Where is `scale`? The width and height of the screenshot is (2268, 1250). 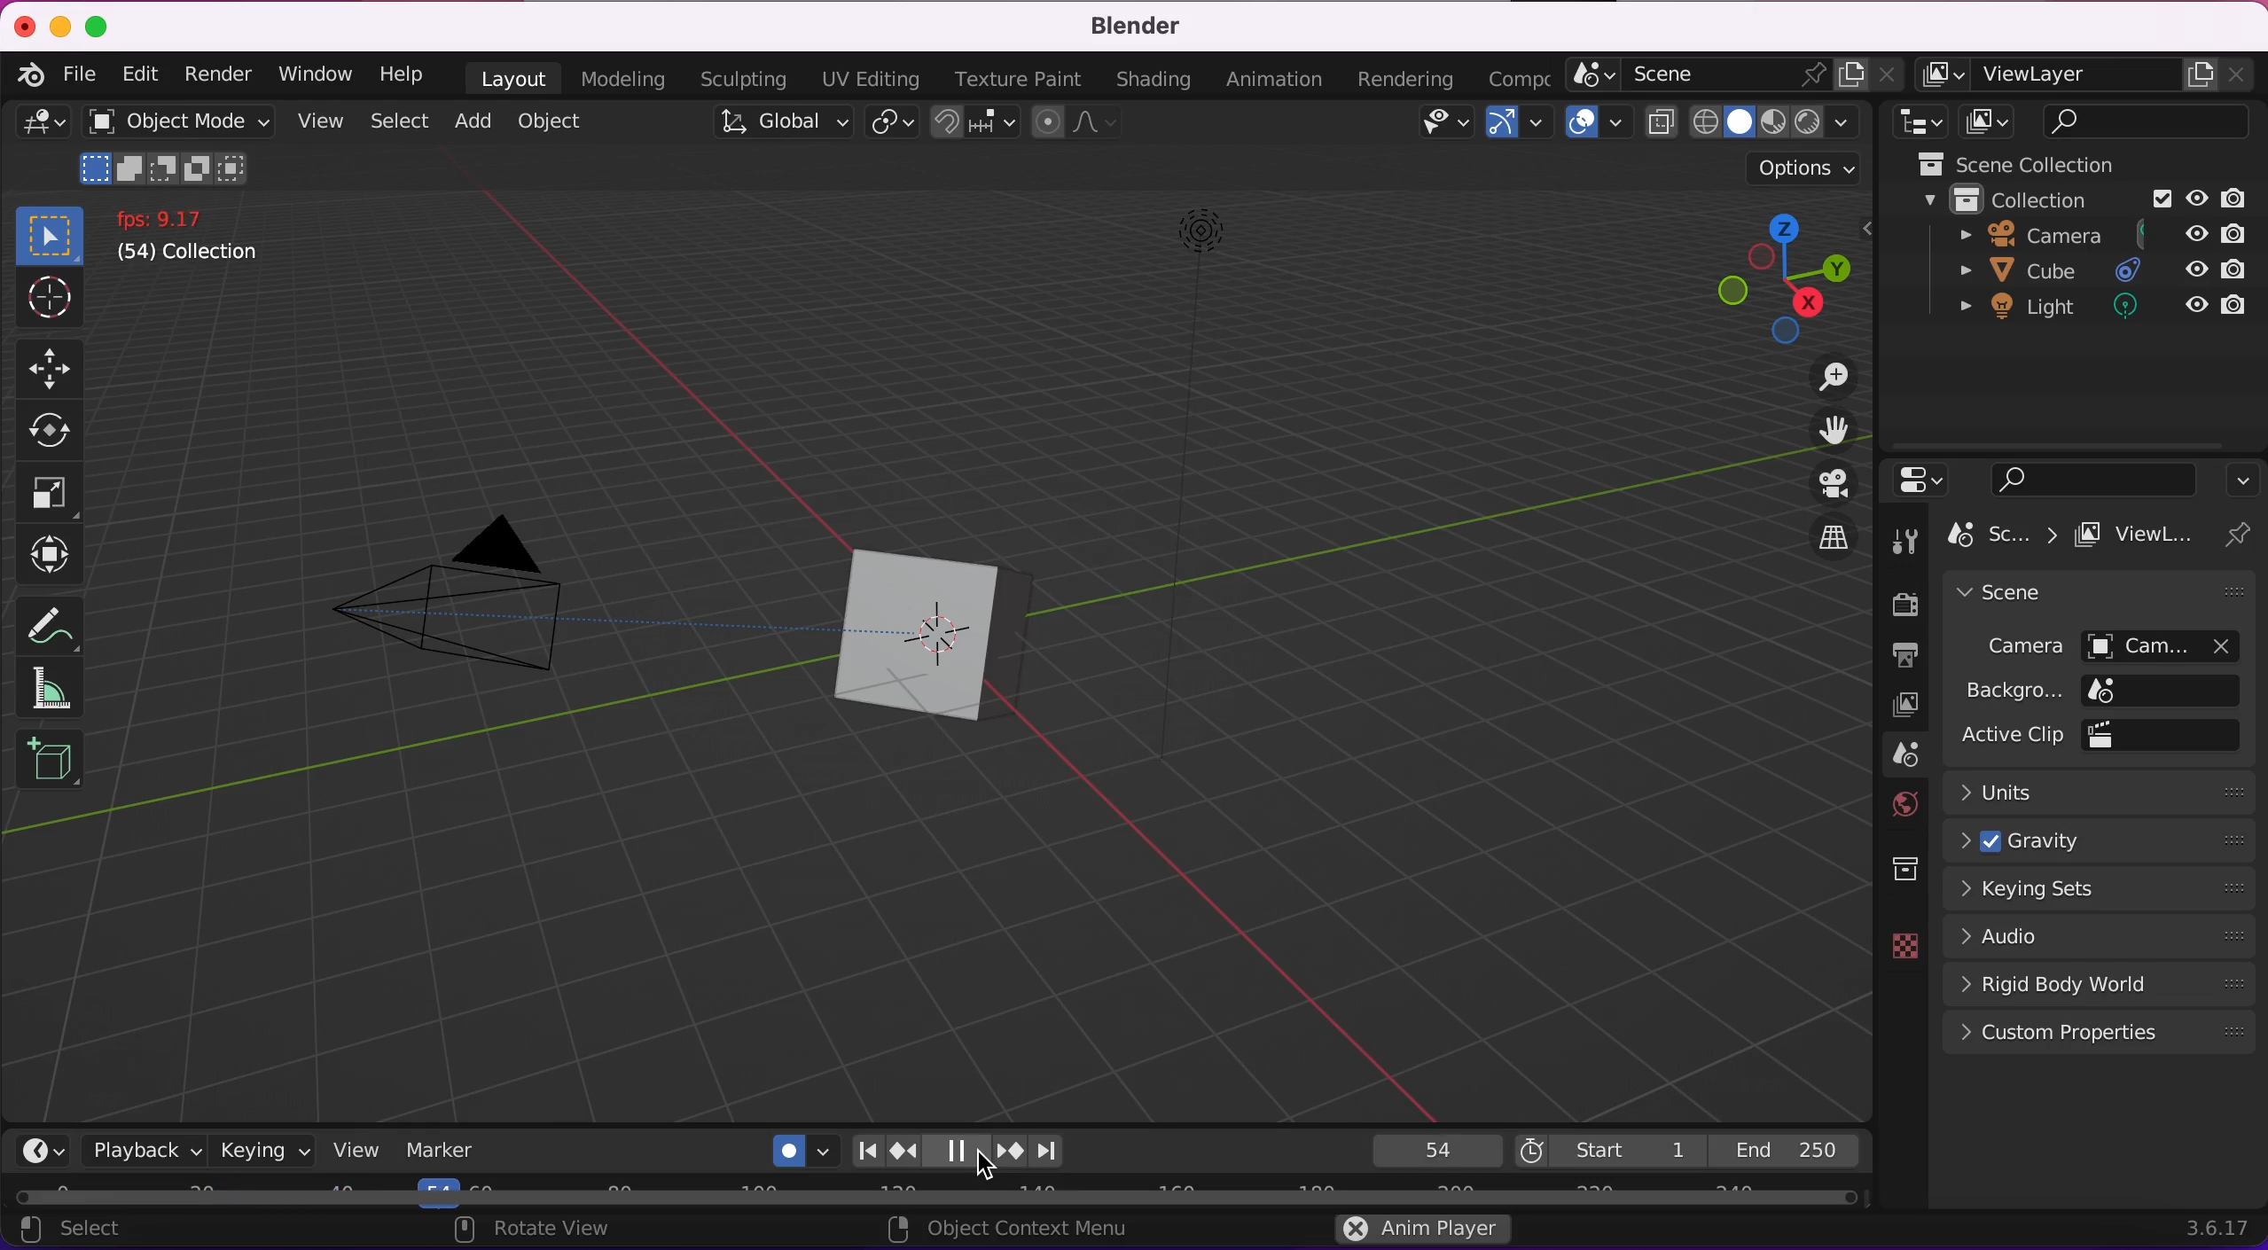
scale is located at coordinates (47, 494).